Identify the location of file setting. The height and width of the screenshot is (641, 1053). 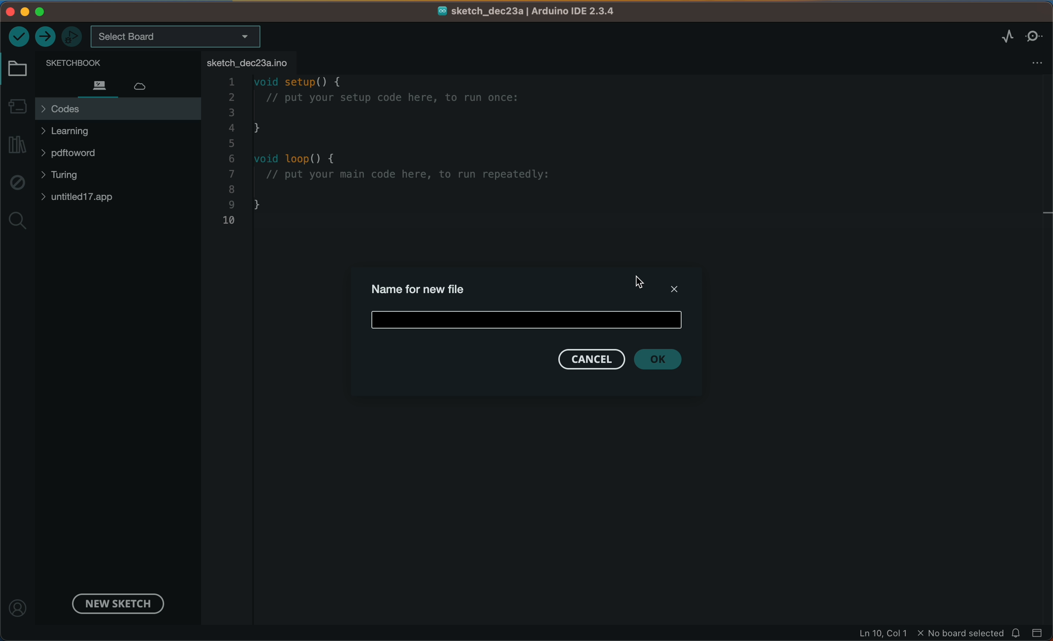
(1029, 63).